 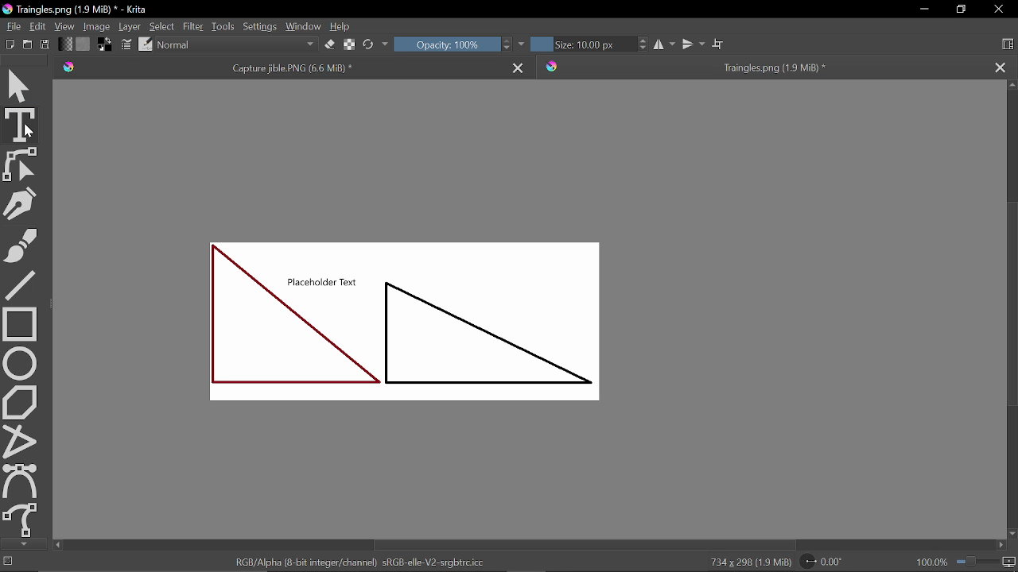 I want to click on Minimize, so click(x=921, y=10).